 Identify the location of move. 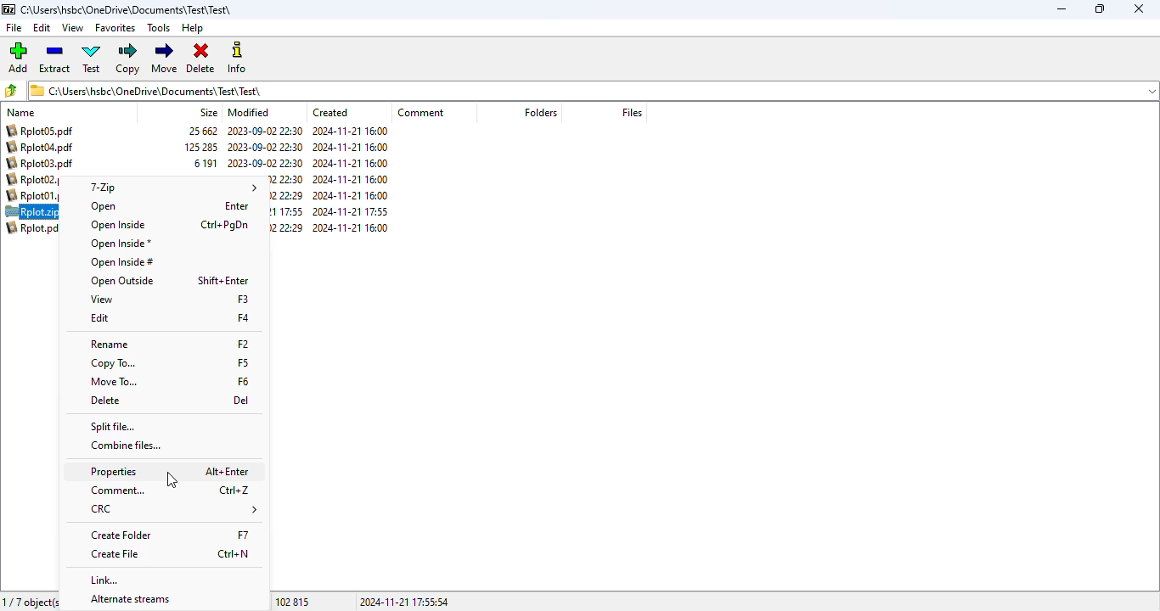
(165, 57).